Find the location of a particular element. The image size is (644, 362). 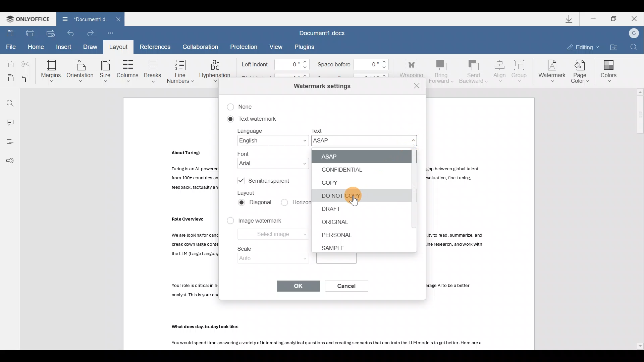

Page color is located at coordinates (582, 70).